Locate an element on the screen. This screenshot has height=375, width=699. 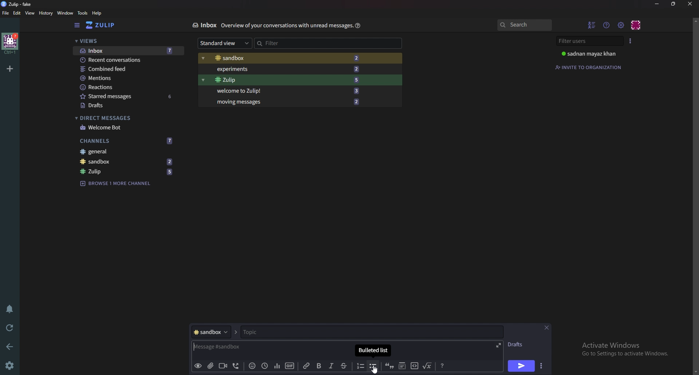
Experiments is located at coordinates (286, 69).